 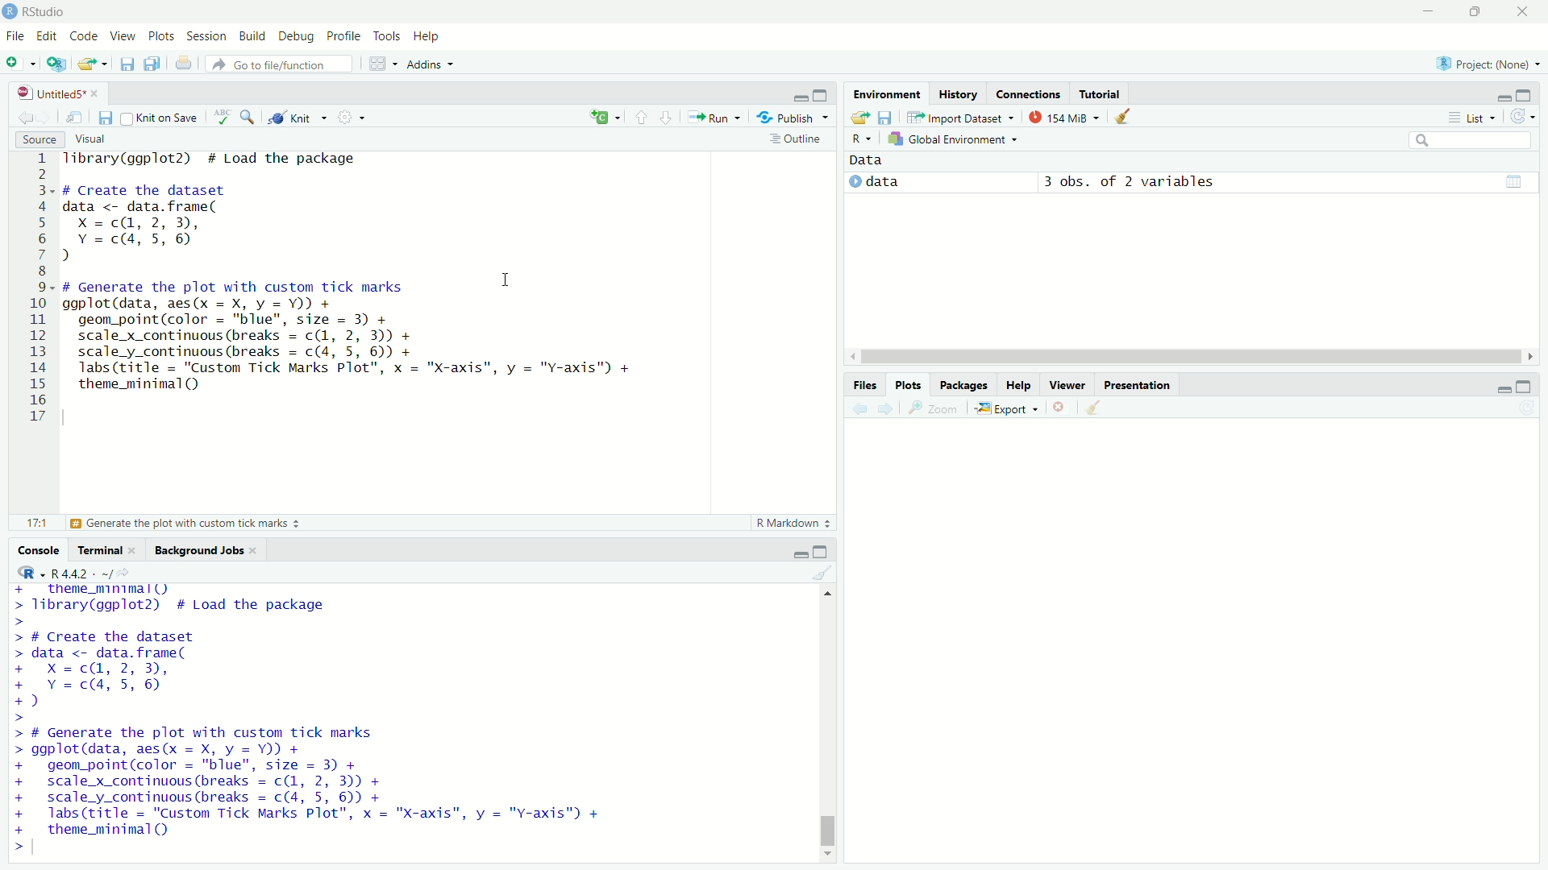 I want to click on play, so click(x=853, y=185).